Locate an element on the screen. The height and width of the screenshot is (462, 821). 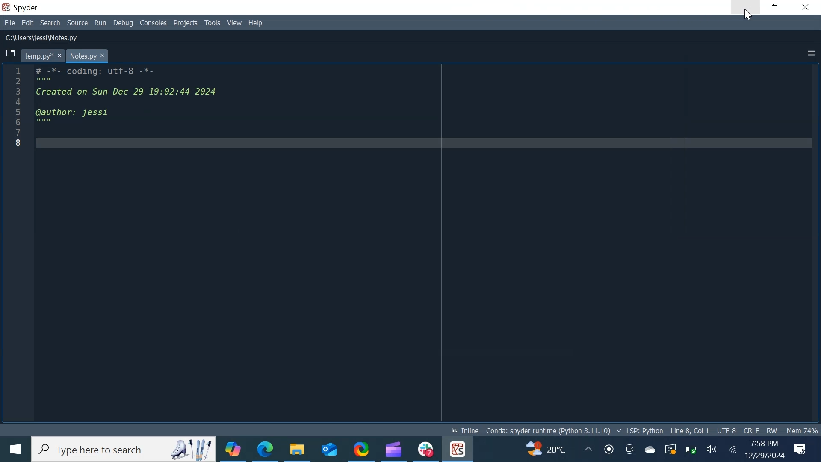
Microsoft Edge is located at coordinates (266, 448).